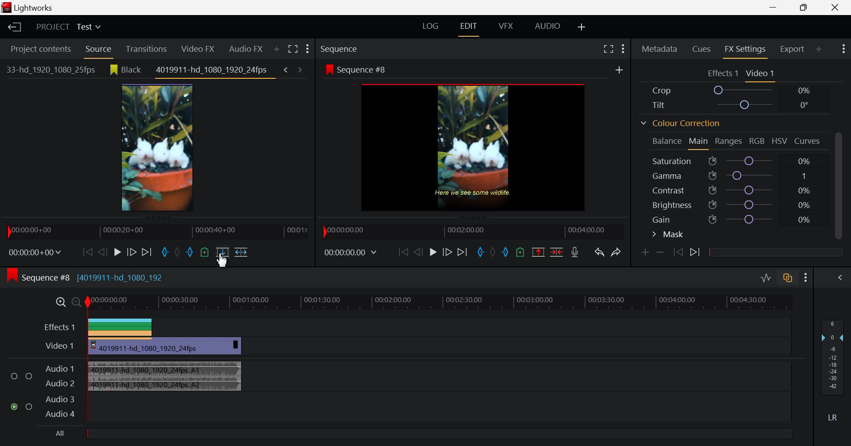  Describe the element at coordinates (213, 73) in the screenshot. I see `4019911-hd_1080_1920_24fps` at that location.